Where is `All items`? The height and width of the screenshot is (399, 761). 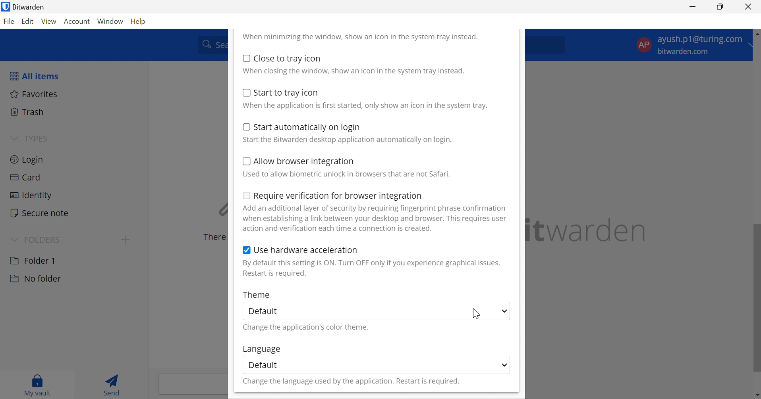 All items is located at coordinates (33, 76).